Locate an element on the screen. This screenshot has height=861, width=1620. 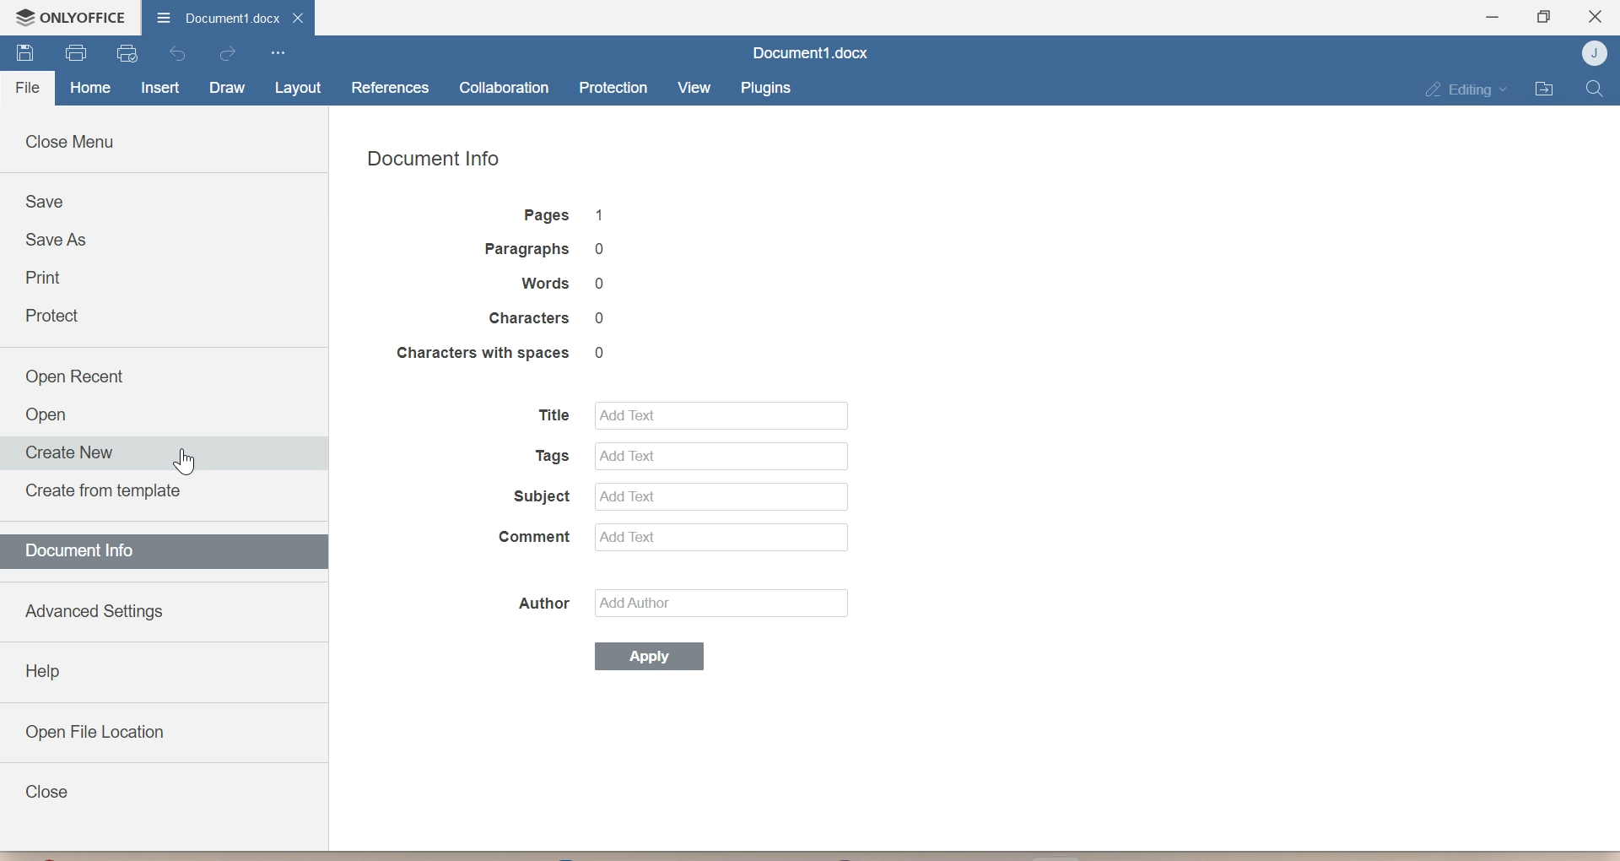
Help is located at coordinates (43, 671).